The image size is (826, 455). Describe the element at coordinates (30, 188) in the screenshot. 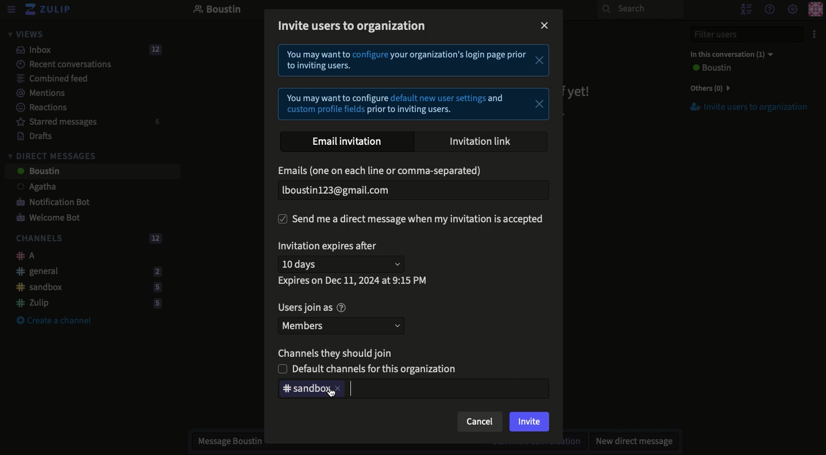

I see `User 1` at that location.